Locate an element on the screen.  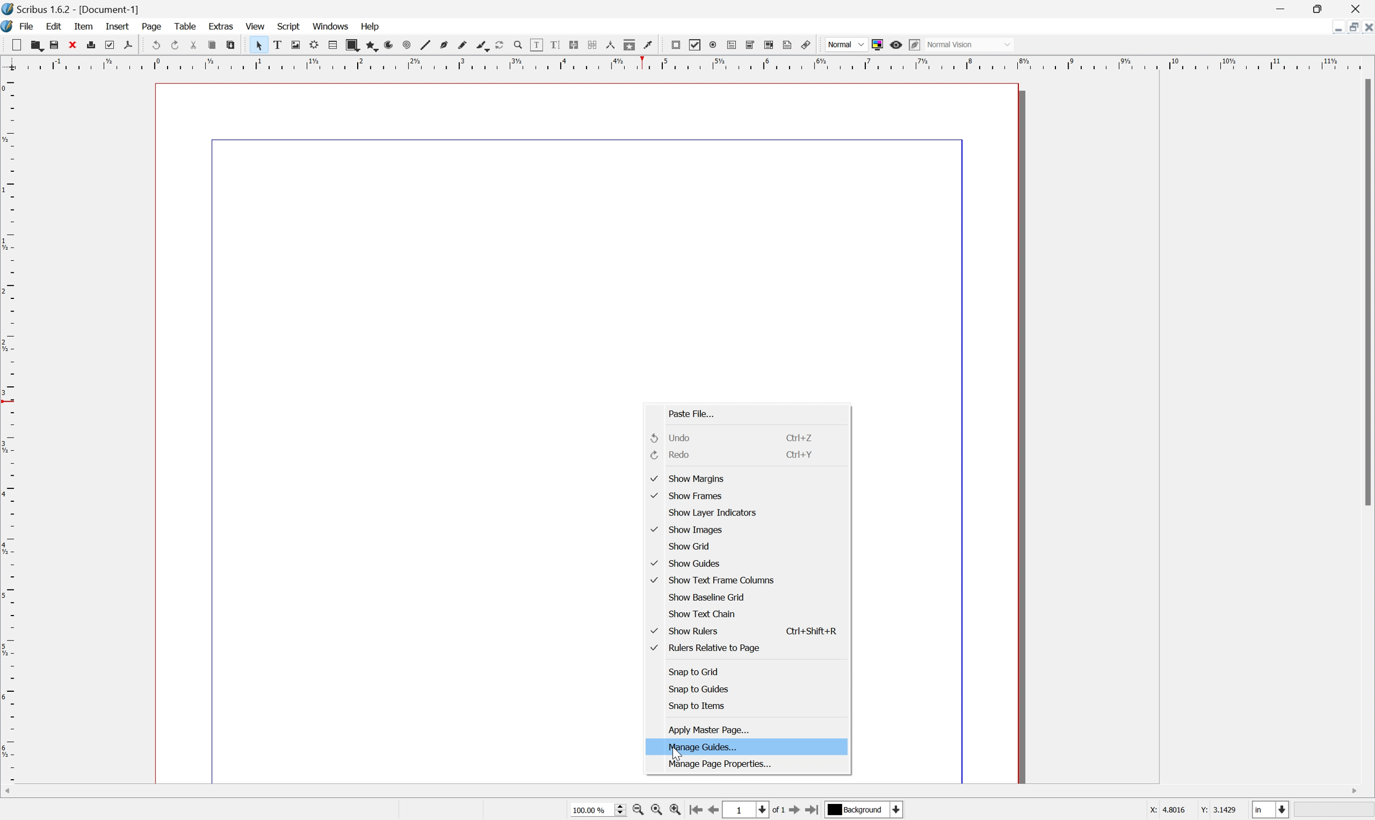
measurements is located at coordinates (609, 45).